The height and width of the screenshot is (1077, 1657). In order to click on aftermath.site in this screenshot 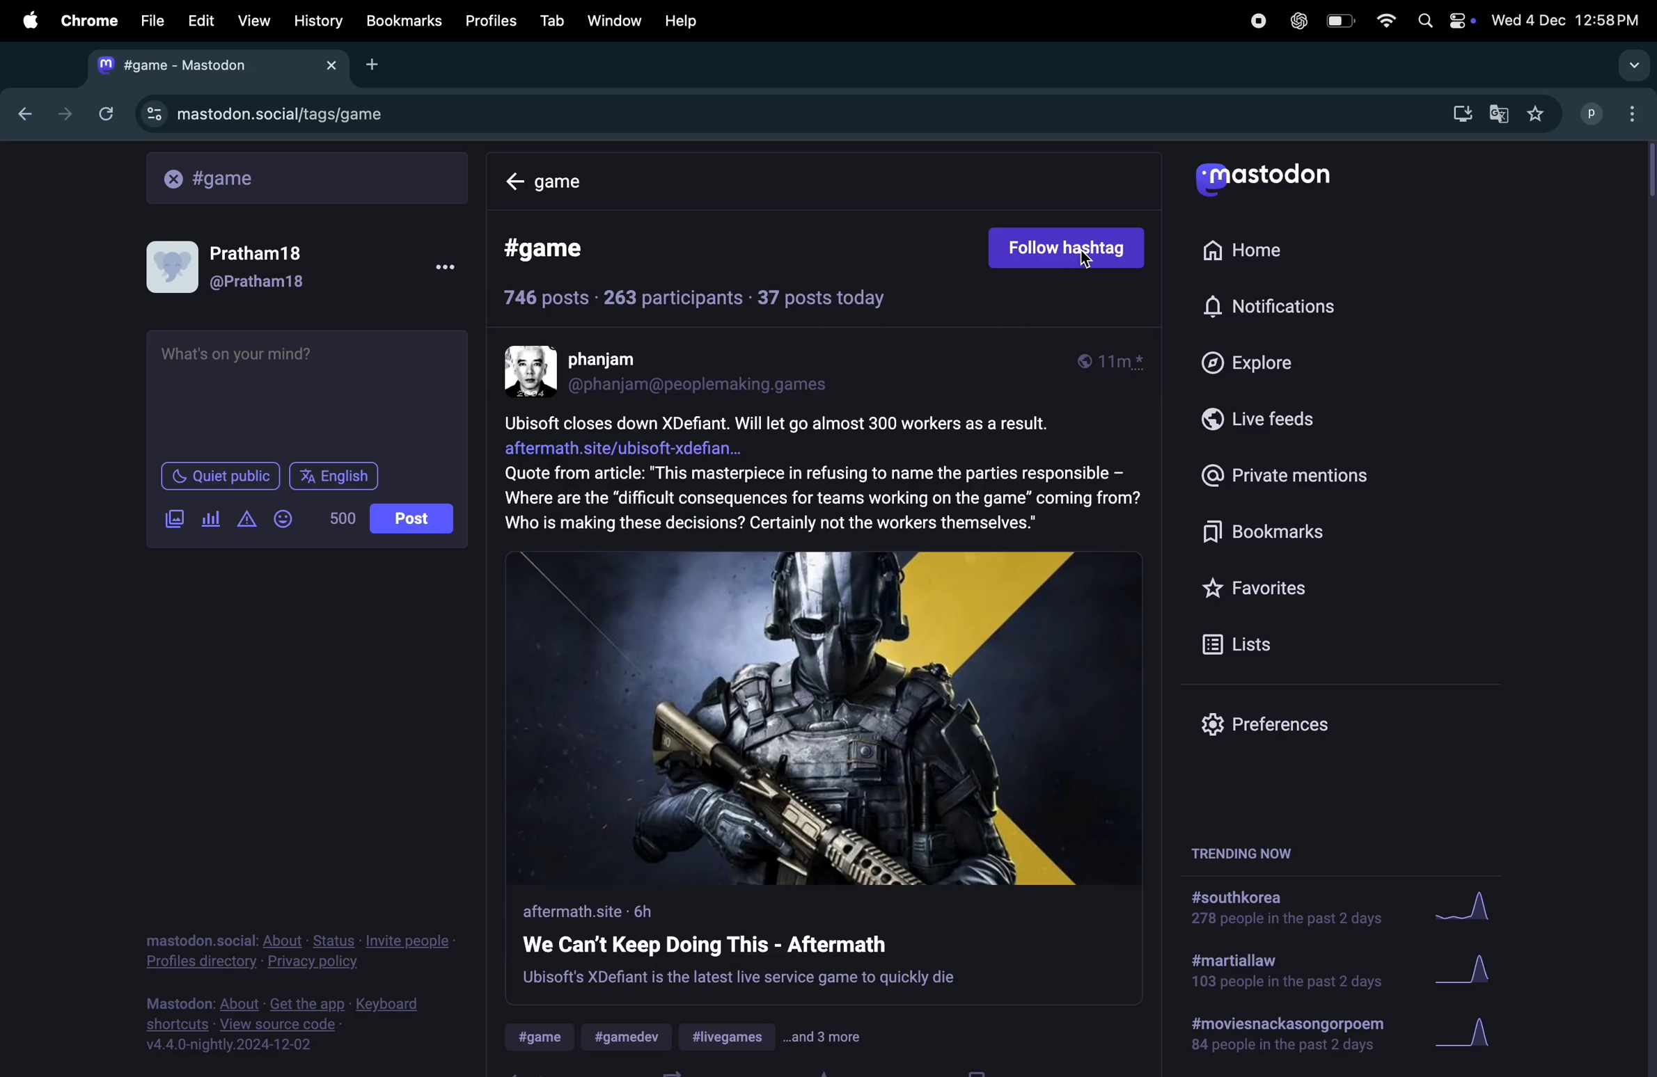, I will do `click(596, 911)`.